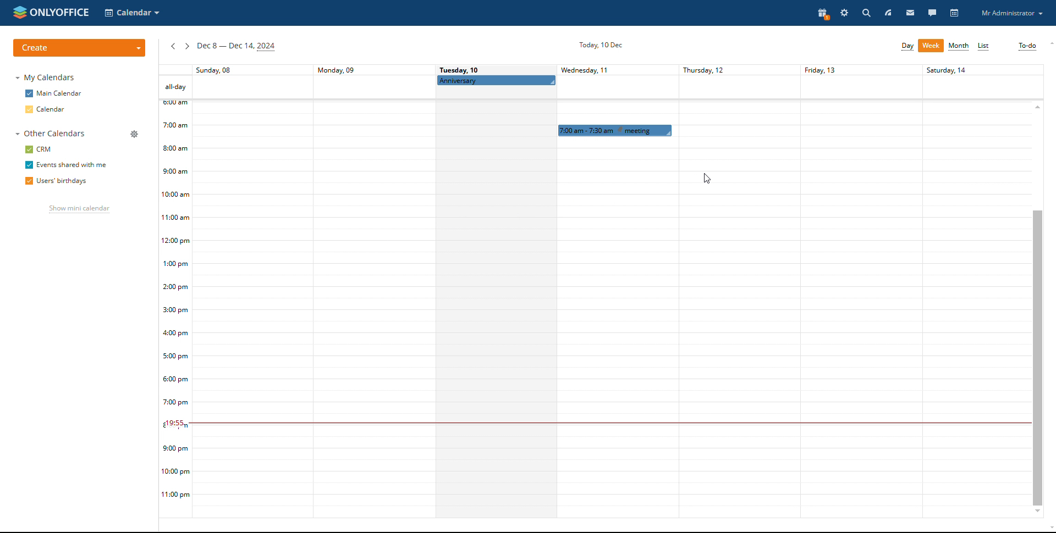  What do you see at coordinates (53, 109) in the screenshot?
I see `calendar` at bounding box center [53, 109].